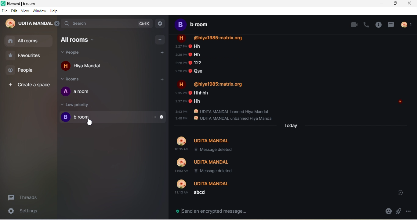  Describe the element at coordinates (163, 117) in the screenshot. I see `notification` at that location.